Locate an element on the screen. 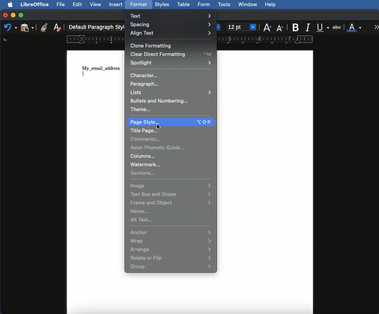 The height and width of the screenshot is (314, 379). More is located at coordinates (377, 27).